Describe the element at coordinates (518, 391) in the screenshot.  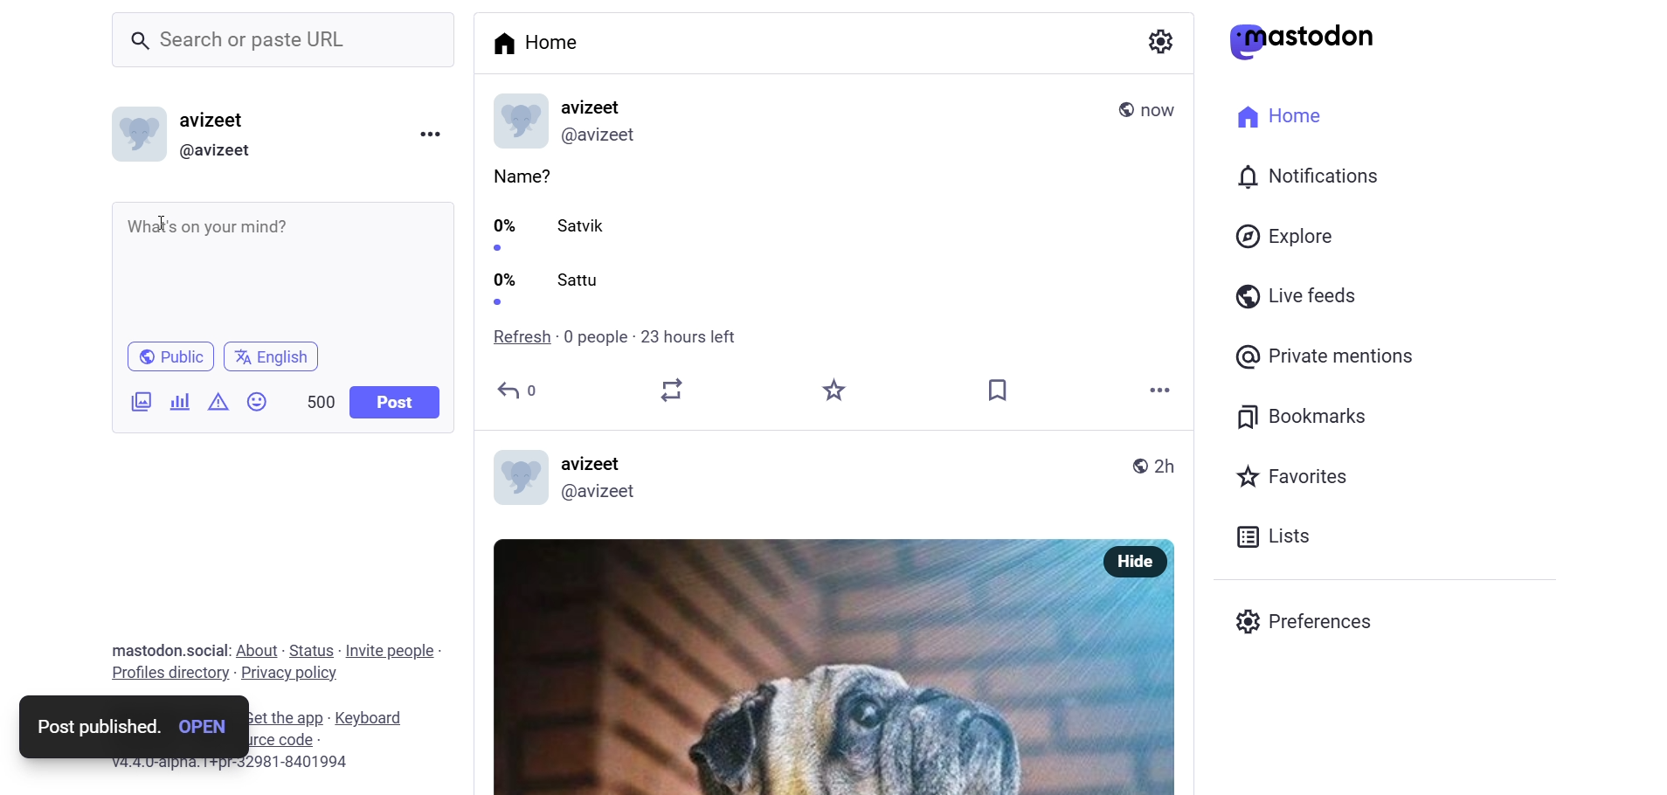
I see `reply` at that location.